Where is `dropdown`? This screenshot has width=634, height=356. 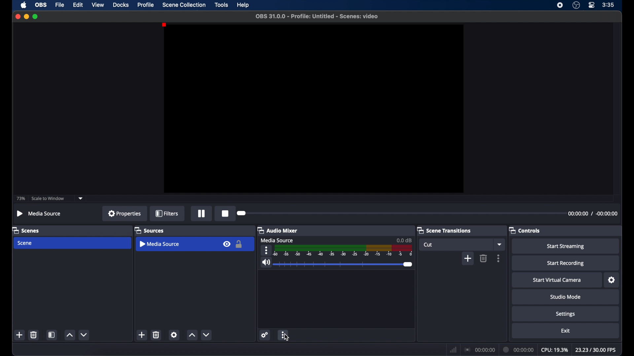 dropdown is located at coordinates (500, 244).